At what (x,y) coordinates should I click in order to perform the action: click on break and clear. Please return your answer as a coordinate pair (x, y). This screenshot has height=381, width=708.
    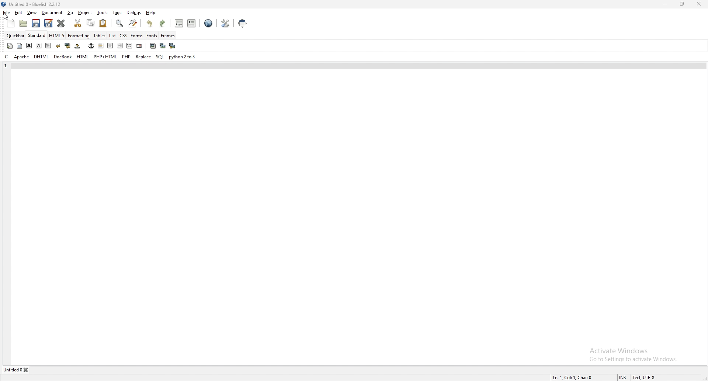
    Looking at the image, I should click on (68, 45).